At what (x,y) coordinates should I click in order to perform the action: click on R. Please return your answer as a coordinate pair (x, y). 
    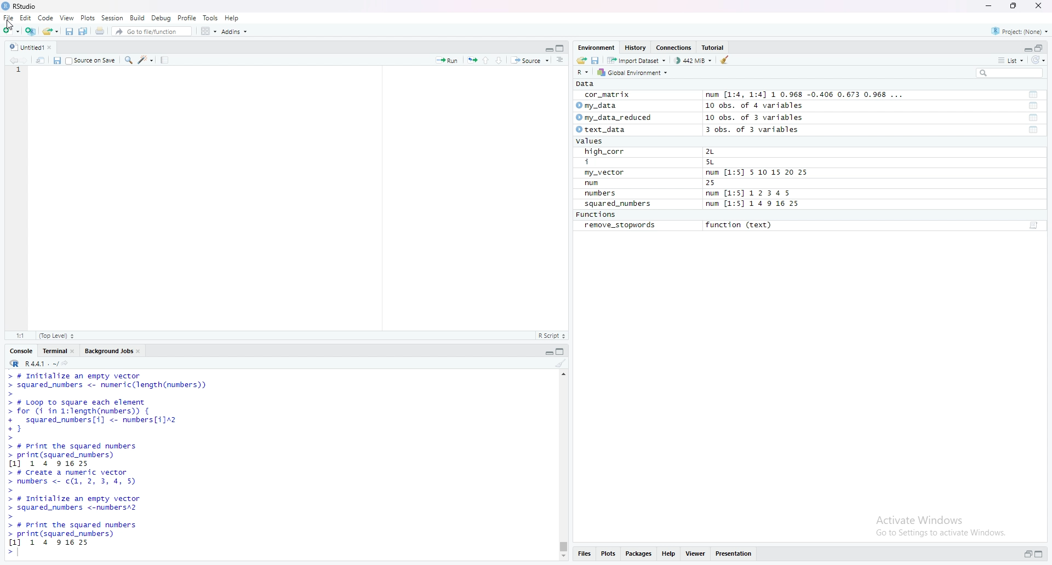
    Looking at the image, I should click on (580, 73).